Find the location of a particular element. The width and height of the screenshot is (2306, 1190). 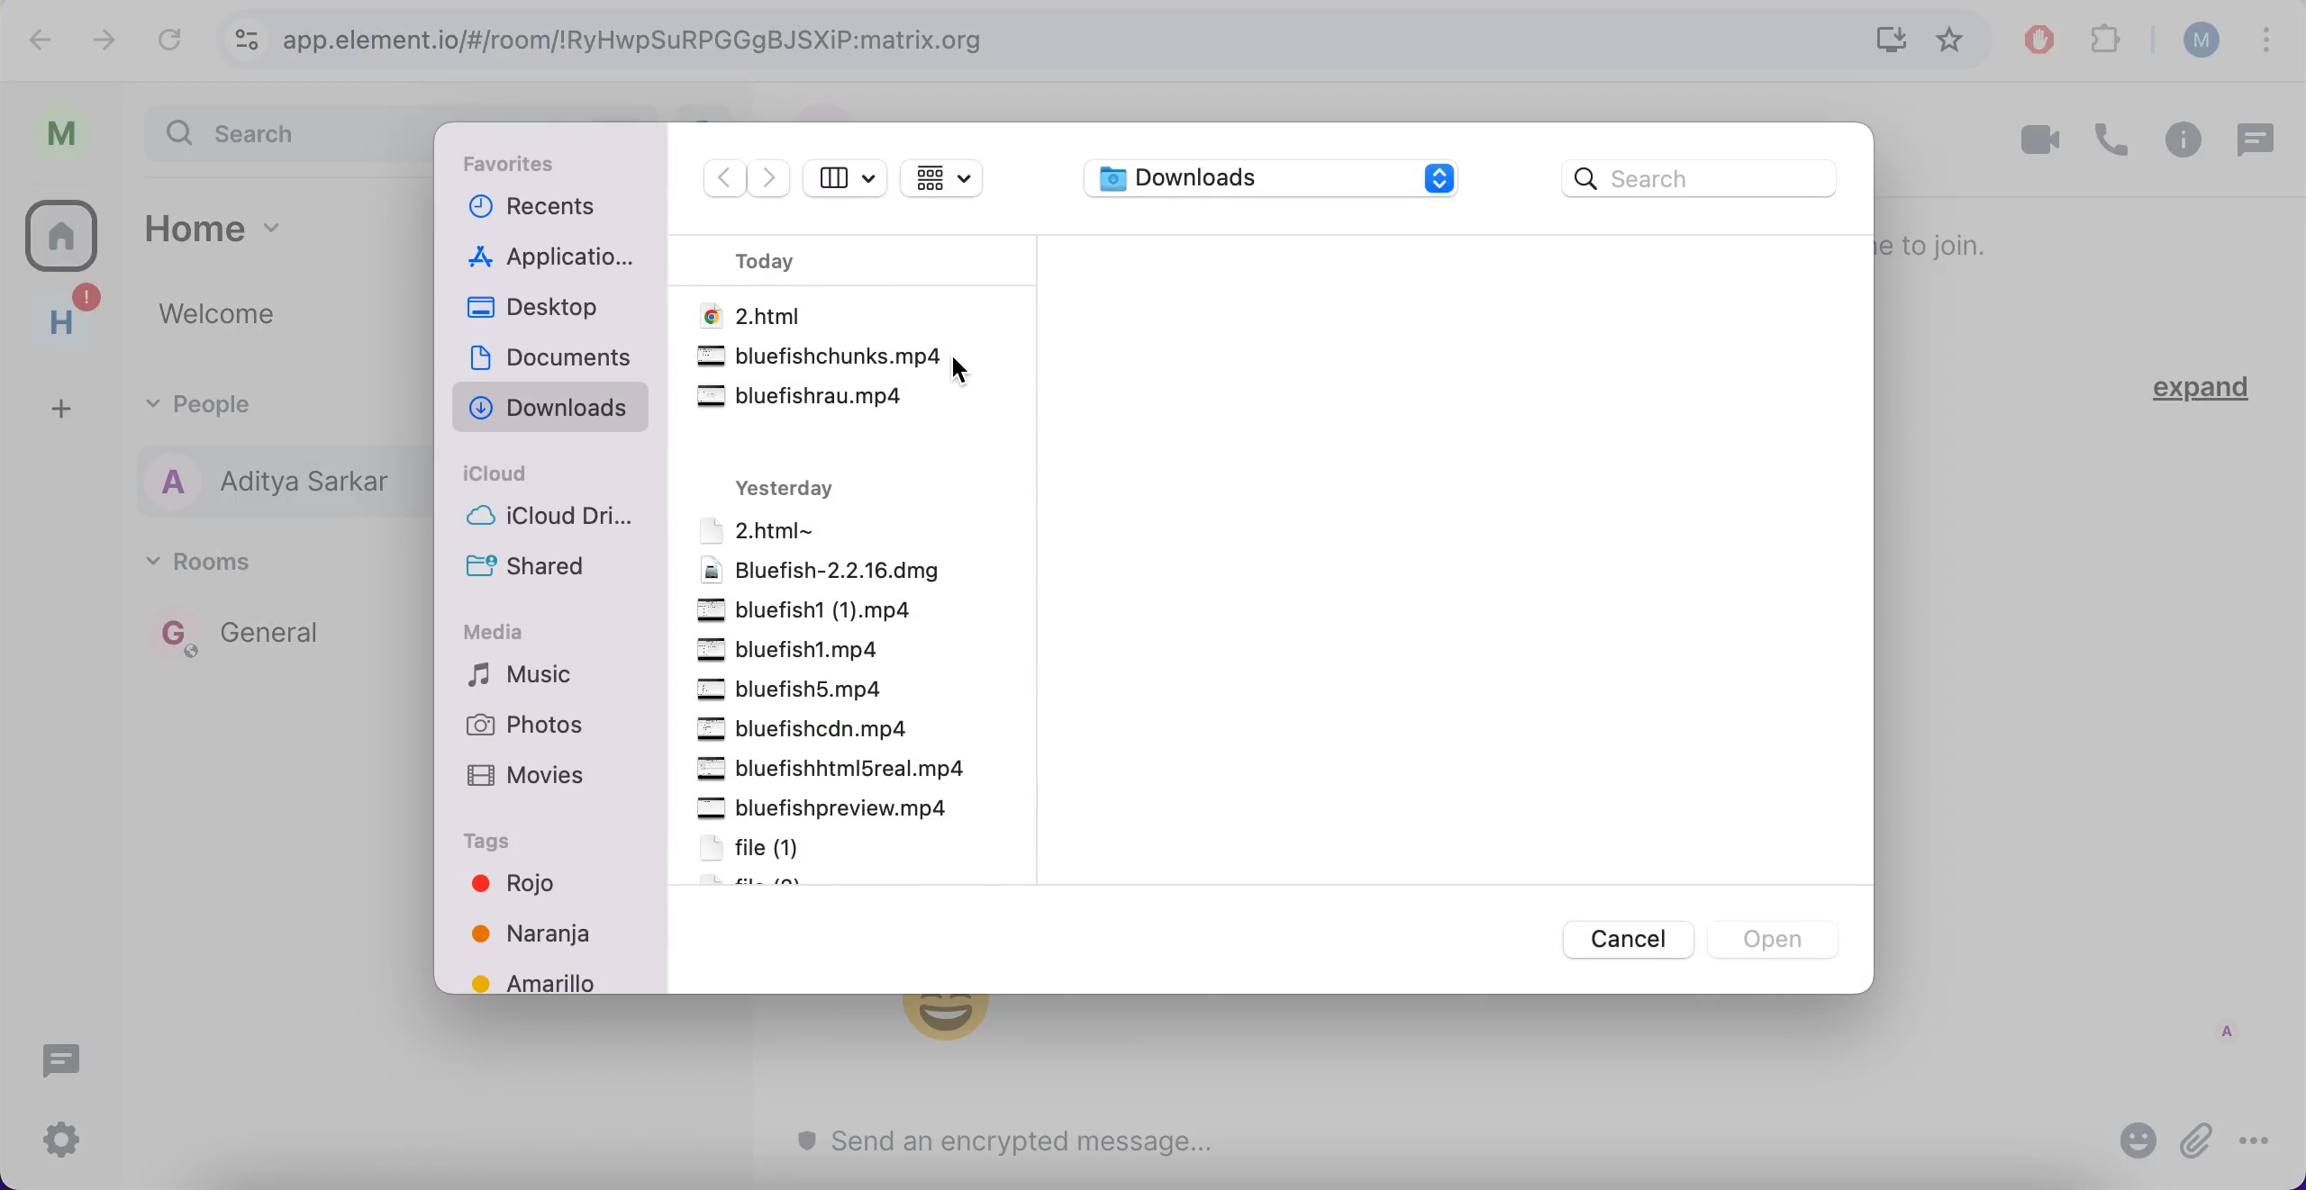

welcome is located at coordinates (288, 316).